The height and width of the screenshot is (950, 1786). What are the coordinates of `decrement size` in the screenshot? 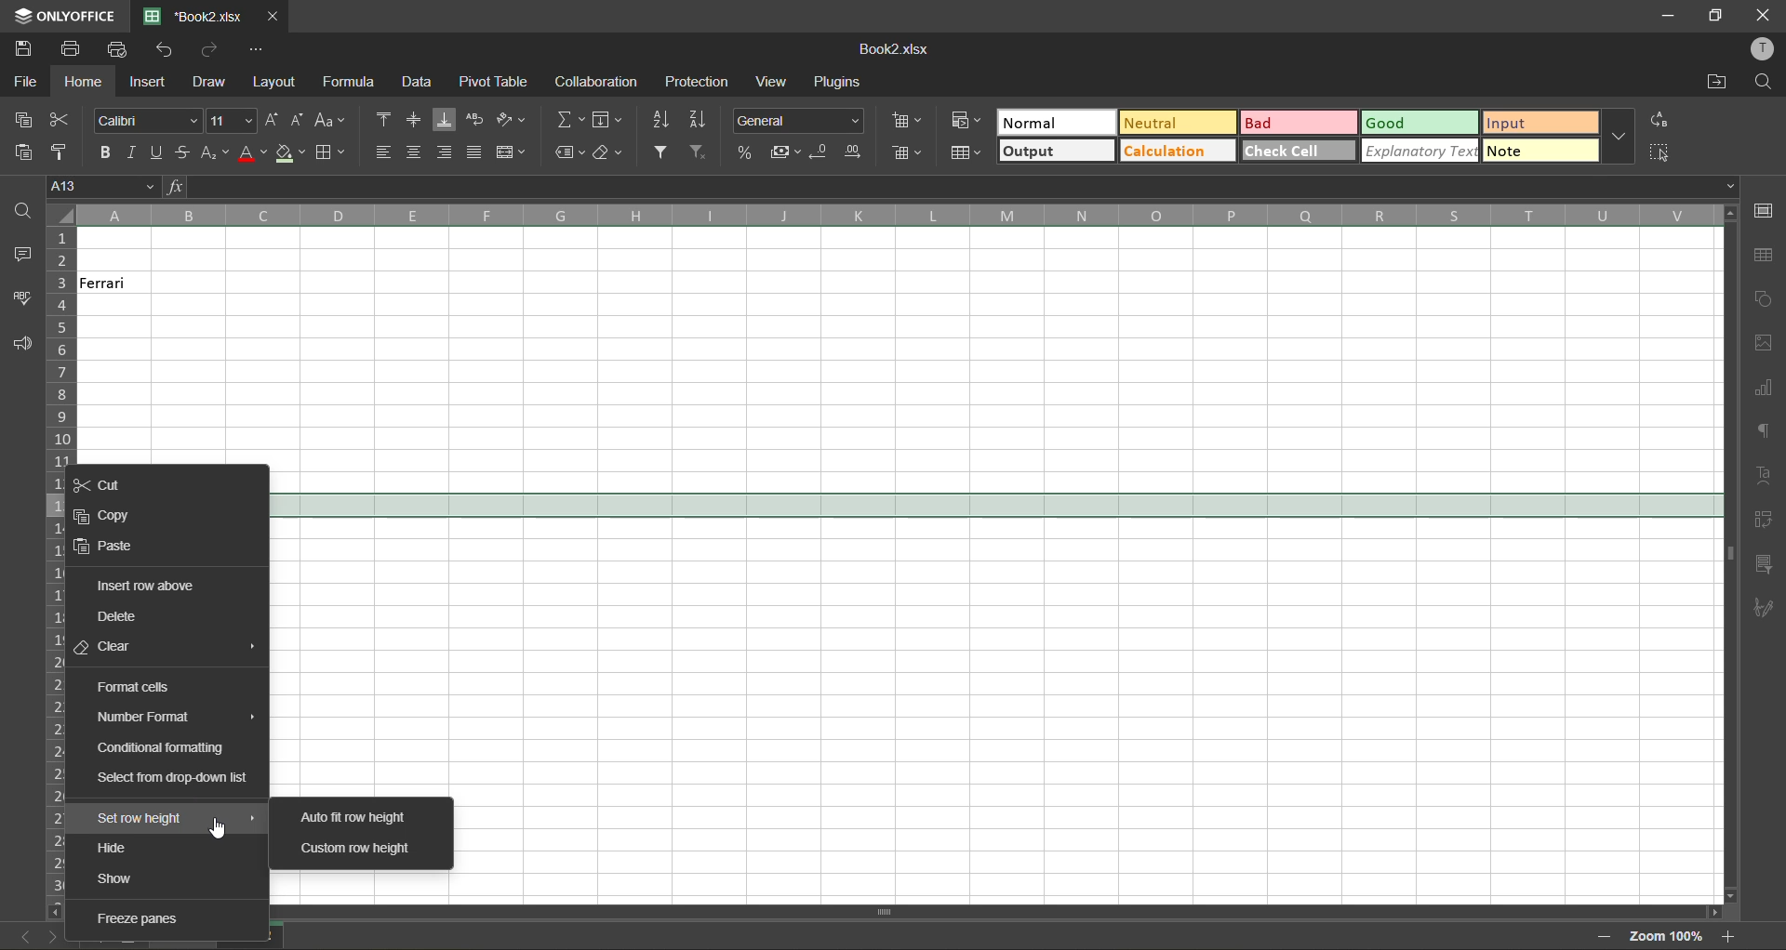 It's located at (299, 121).